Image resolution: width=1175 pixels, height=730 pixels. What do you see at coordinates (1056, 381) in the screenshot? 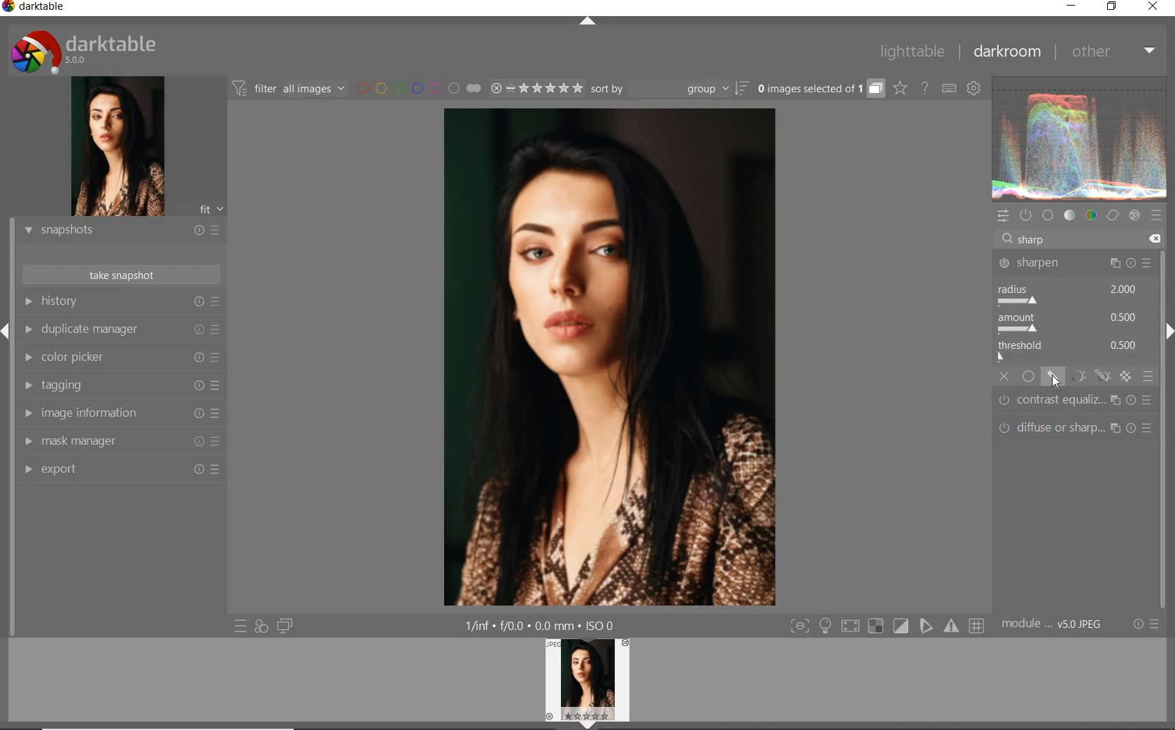
I see `Cursor` at bounding box center [1056, 381].